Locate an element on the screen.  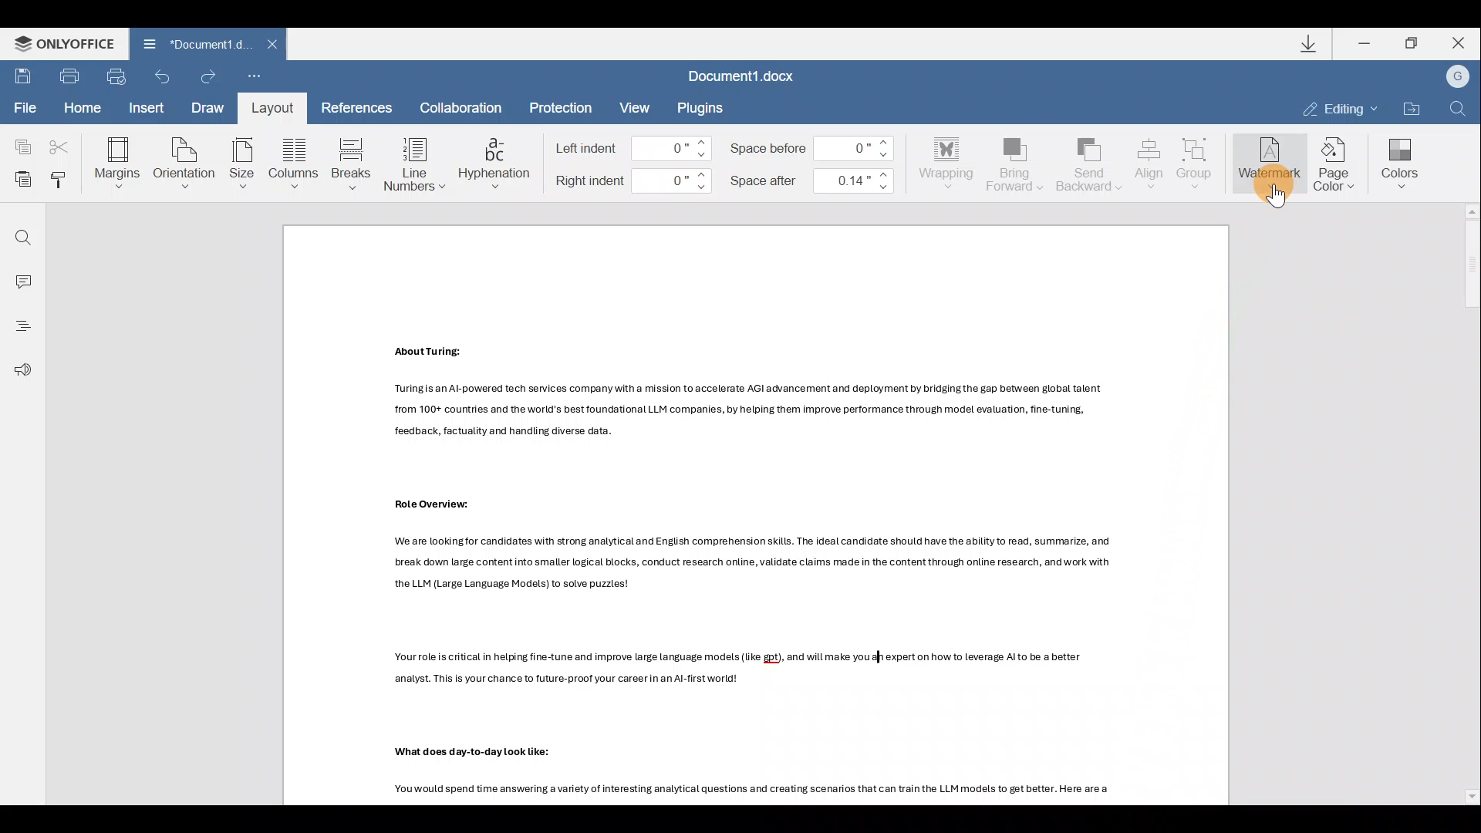
pointer cursor is located at coordinates (1270, 197).